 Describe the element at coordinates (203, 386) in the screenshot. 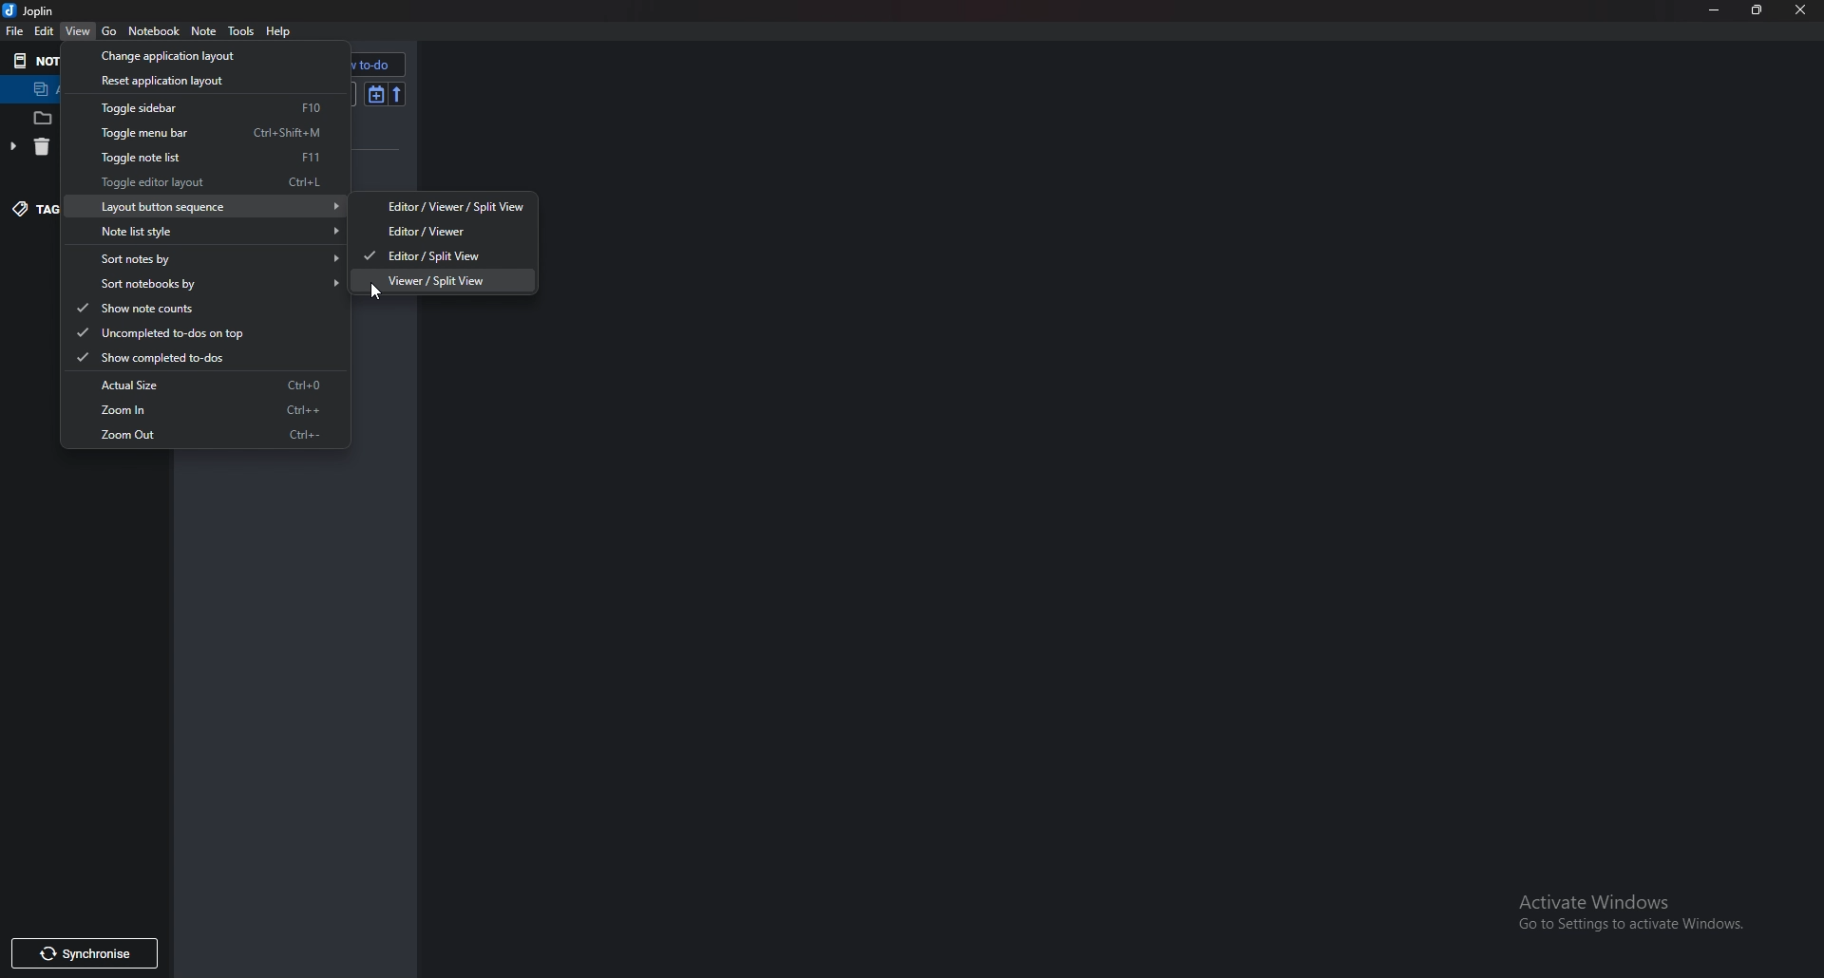

I see `Actual size` at that location.